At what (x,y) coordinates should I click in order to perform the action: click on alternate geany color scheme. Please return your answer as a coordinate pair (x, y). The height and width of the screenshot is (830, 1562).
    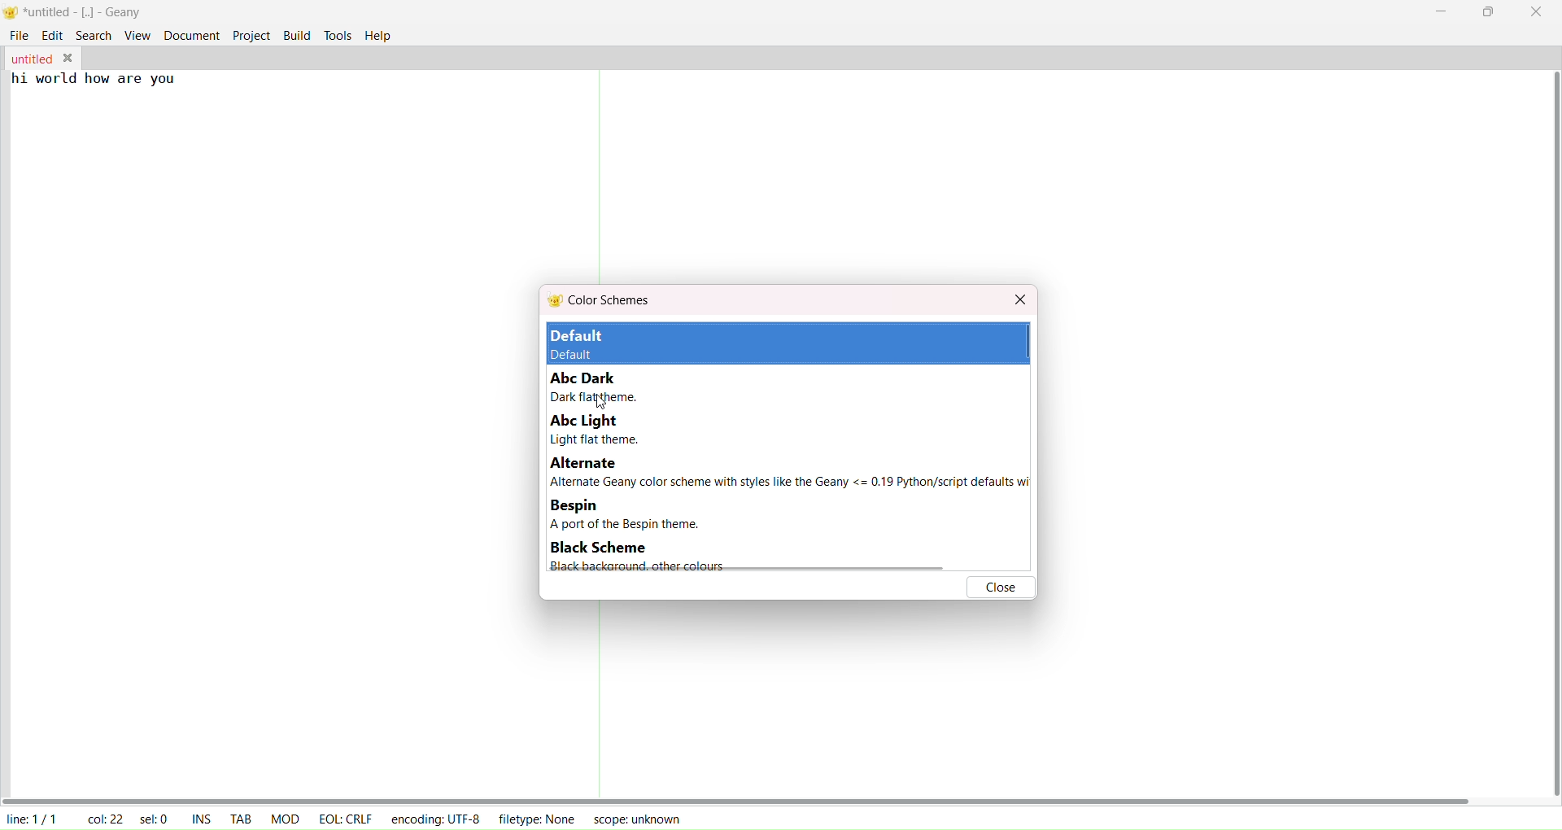
    Looking at the image, I should click on (789, 484).